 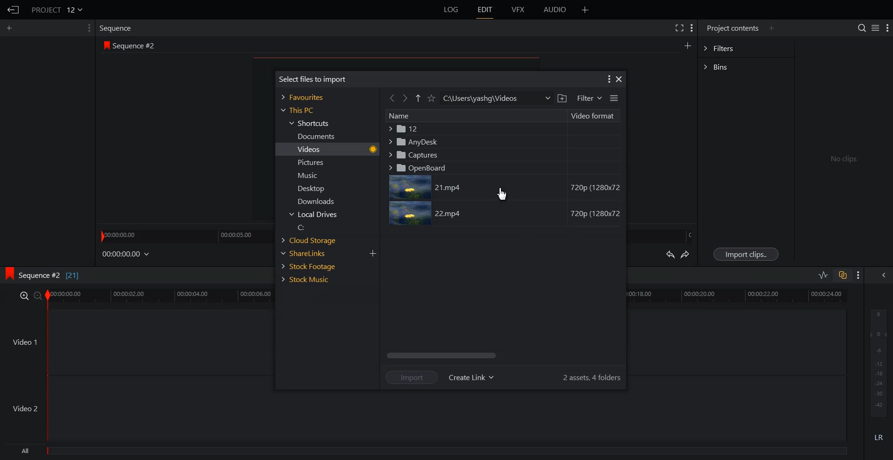 I want to click on Toggle between list and tile view, so click(x=614, y=98).